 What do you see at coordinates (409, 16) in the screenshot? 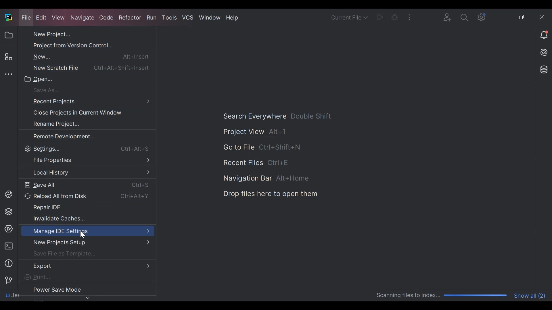
I see `More` at bounding box center [409, 16].